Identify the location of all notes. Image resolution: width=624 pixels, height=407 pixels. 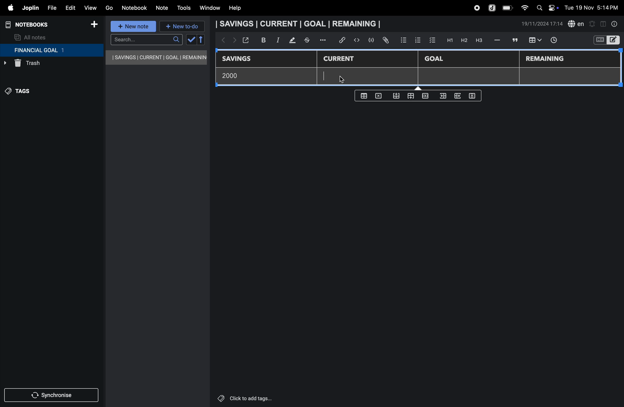
(31, 37).